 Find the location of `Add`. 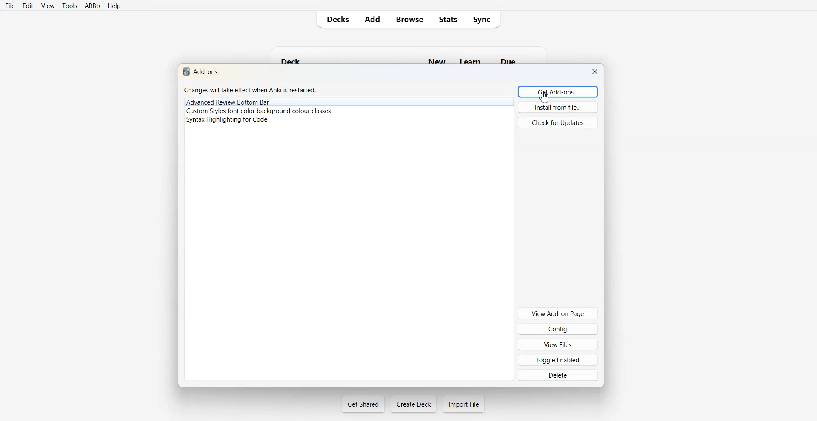

Add is located at coordinates (372, 19).